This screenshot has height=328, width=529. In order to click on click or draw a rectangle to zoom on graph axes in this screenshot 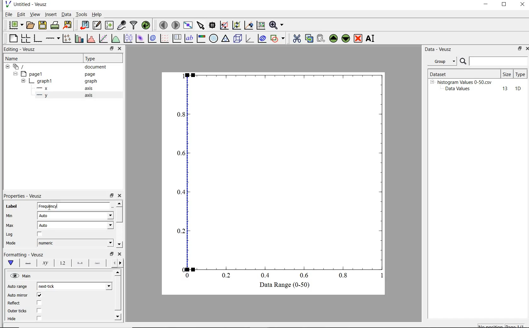, I will do `click(236, 25)`.